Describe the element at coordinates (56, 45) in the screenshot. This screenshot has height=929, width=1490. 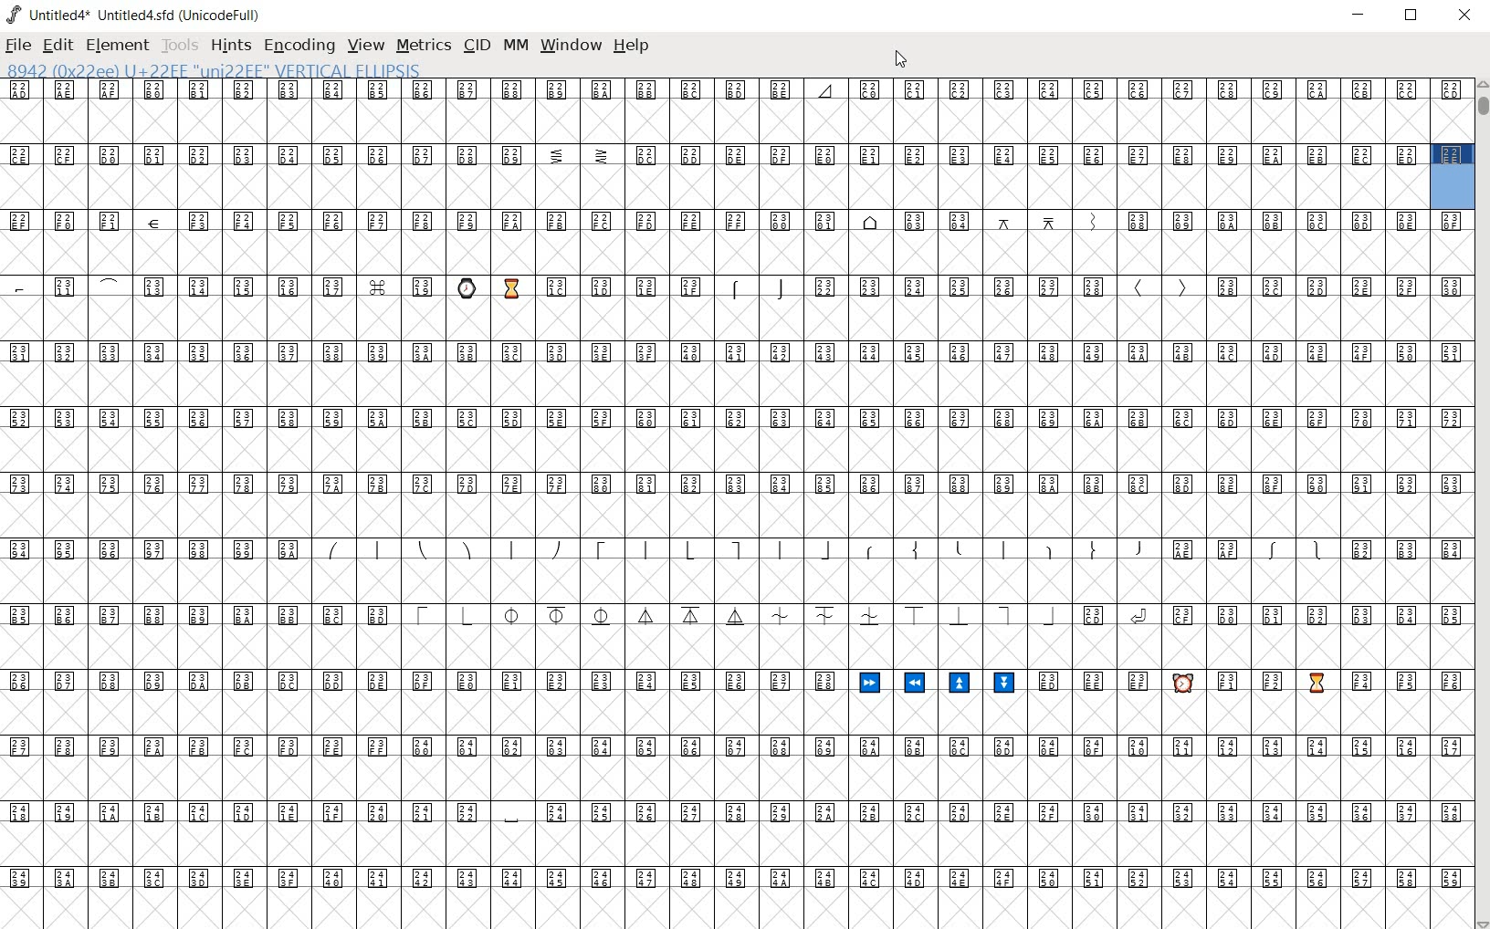
I see `EDIT` at that location.